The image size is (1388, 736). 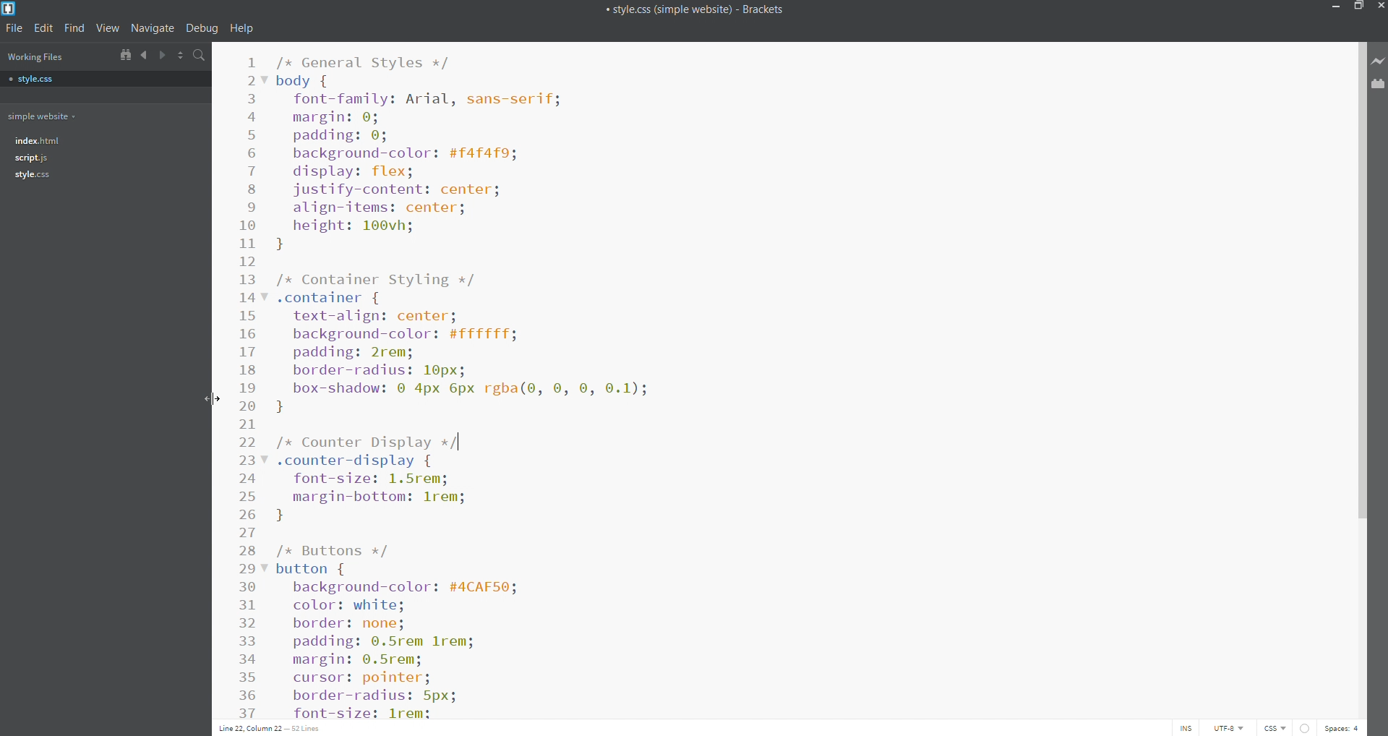 What do you see at coordinates (107, 29) in the screenshot?
I see `view` at bounding box center [107, 29].